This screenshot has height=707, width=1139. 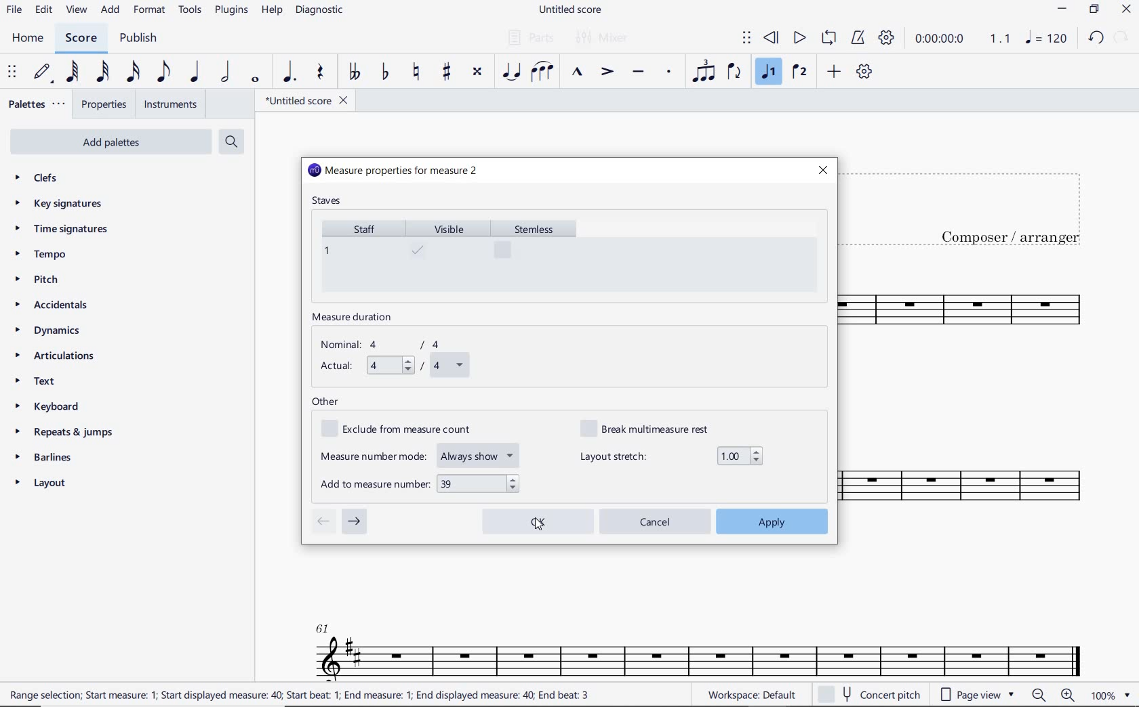 I want to click on VOICE 1, so click(x=767, y=72).